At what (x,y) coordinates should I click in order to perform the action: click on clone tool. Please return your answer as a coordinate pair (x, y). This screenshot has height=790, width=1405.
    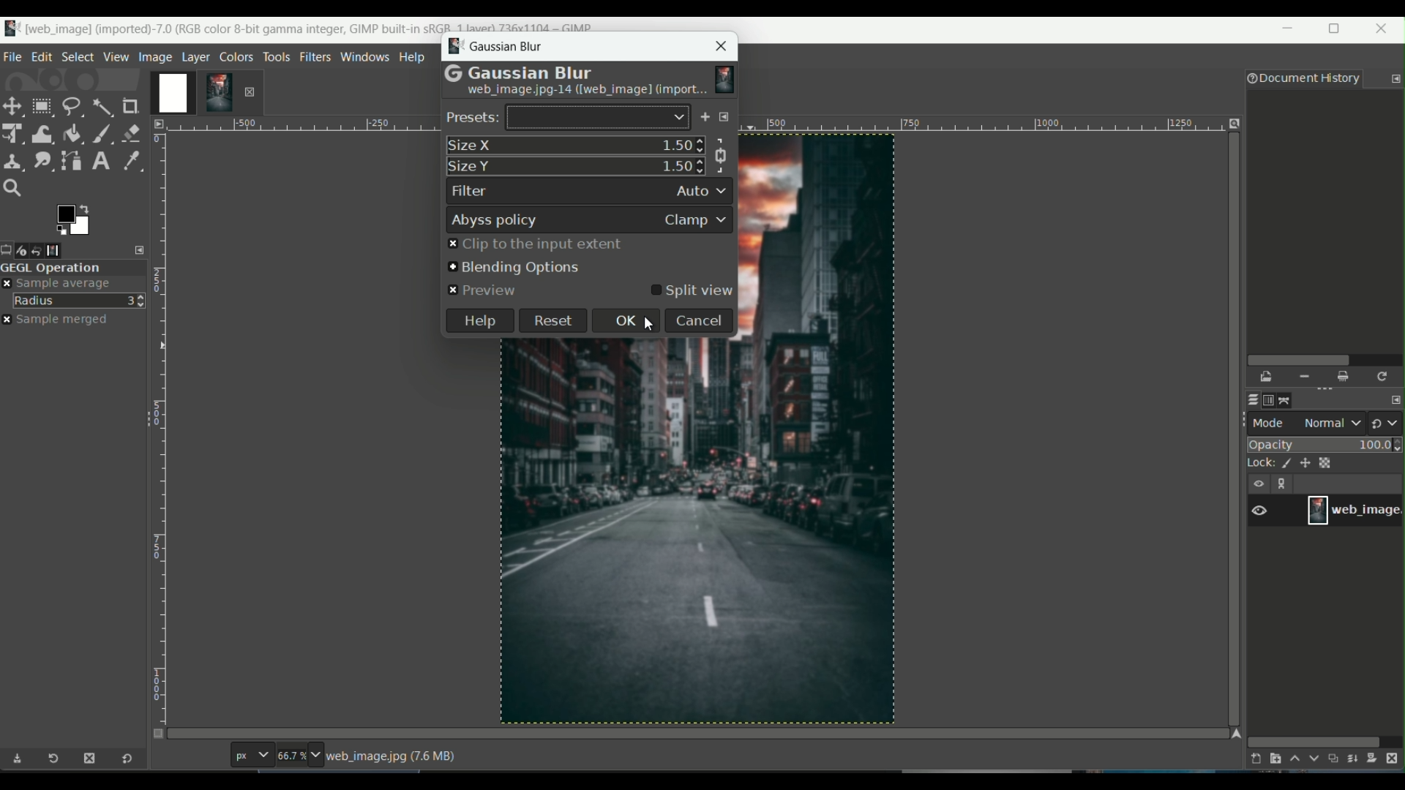
    Looking at the image, I should click on (13, 160).